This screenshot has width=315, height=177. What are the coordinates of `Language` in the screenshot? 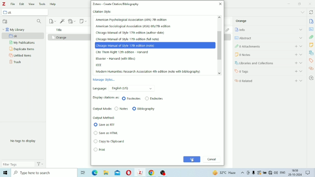 It's located at (125, 88).